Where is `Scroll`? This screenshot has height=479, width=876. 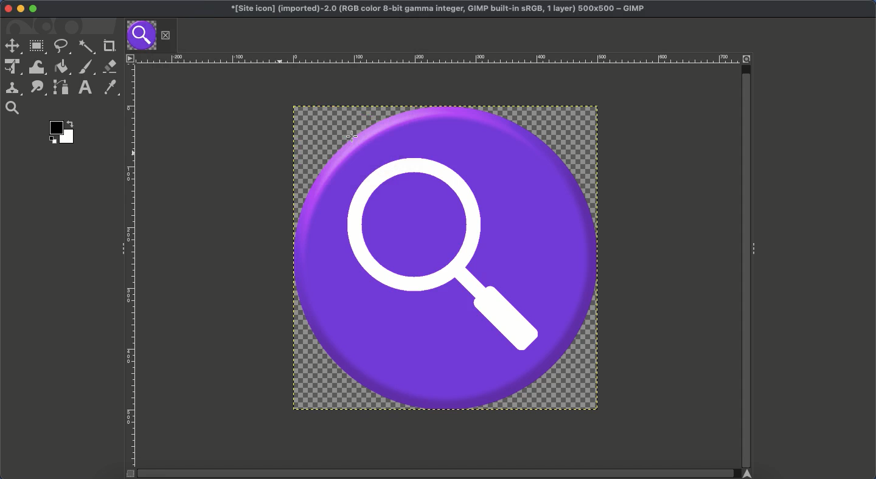
Scroll is located at coordinates (745, 260).